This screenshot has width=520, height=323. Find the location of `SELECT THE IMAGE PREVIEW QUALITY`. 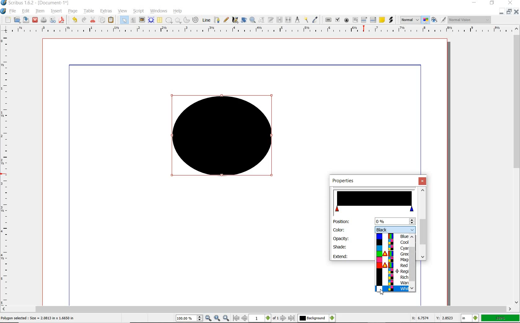

SELECT THE IMAGE PREVIEW QUALITY is located at coordinates (410, 20).